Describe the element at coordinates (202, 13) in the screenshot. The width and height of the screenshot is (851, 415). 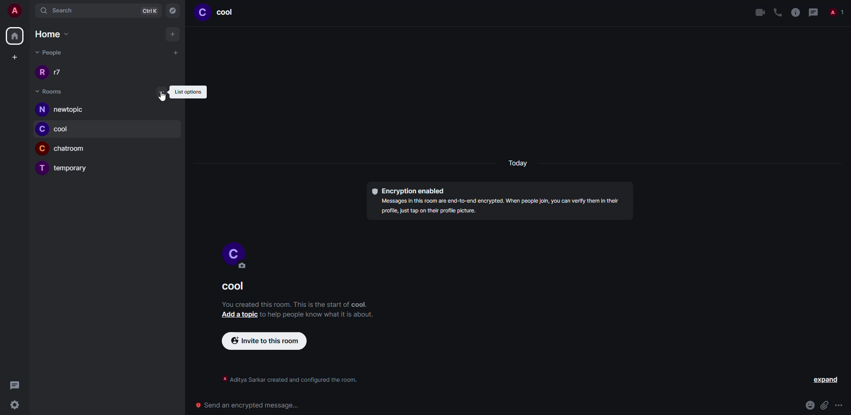
I see `profile` at that location.